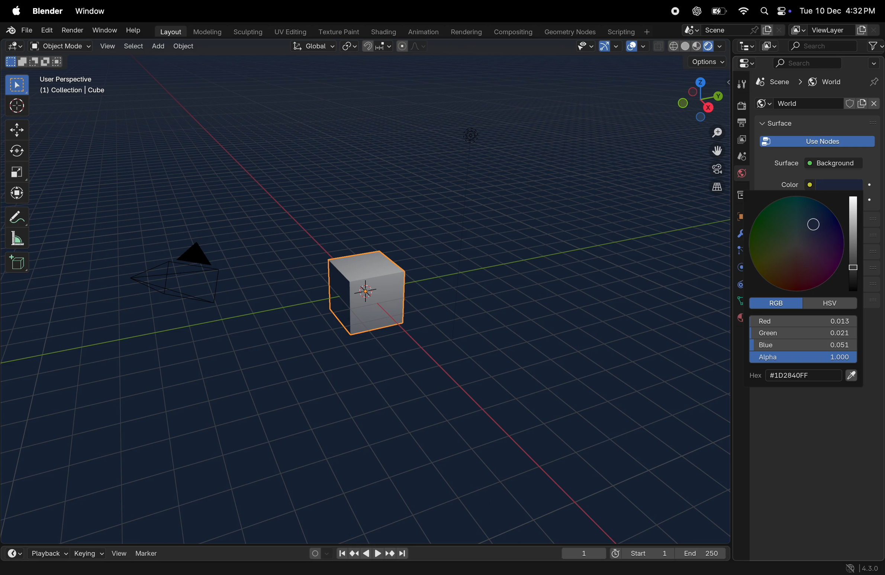 The width and height of the screenshot is (885, 575). I want to click on move the view, so click(714, 150).